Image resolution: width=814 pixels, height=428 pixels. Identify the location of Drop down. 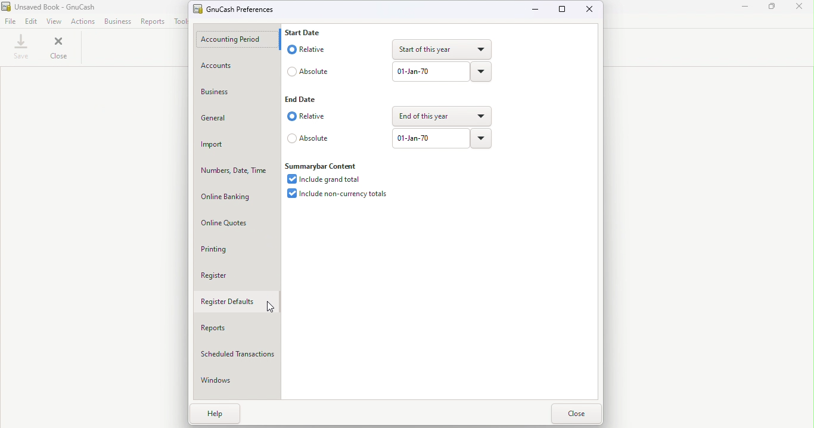
(481, 138).